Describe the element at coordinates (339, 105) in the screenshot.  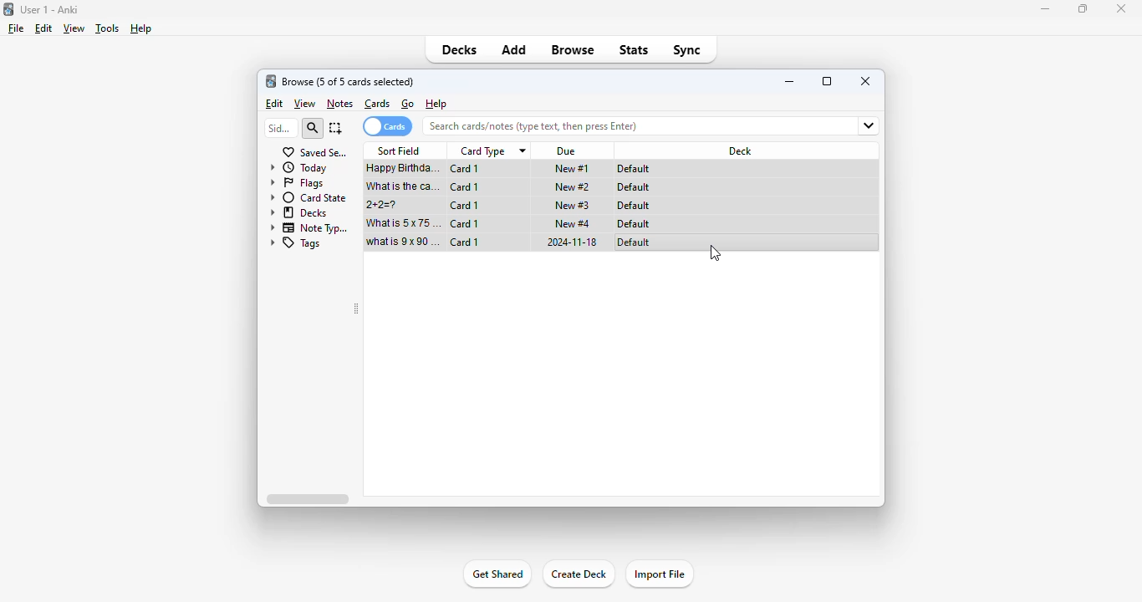
I see `notes` at that location.